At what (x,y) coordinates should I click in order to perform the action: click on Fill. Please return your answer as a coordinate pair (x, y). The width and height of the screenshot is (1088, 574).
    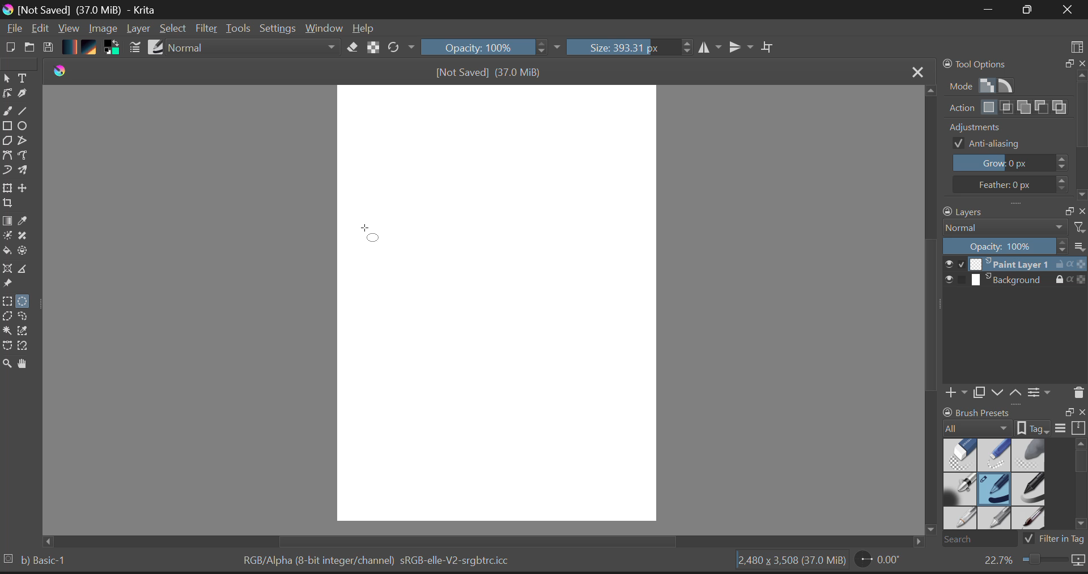
    Looking at the image, I should click on (8, 251).